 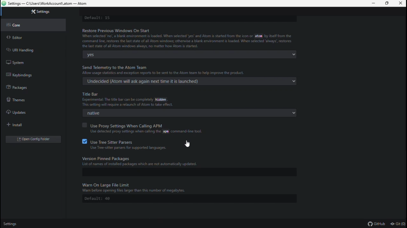 I want to click on updates, so click(x=30, y=113).